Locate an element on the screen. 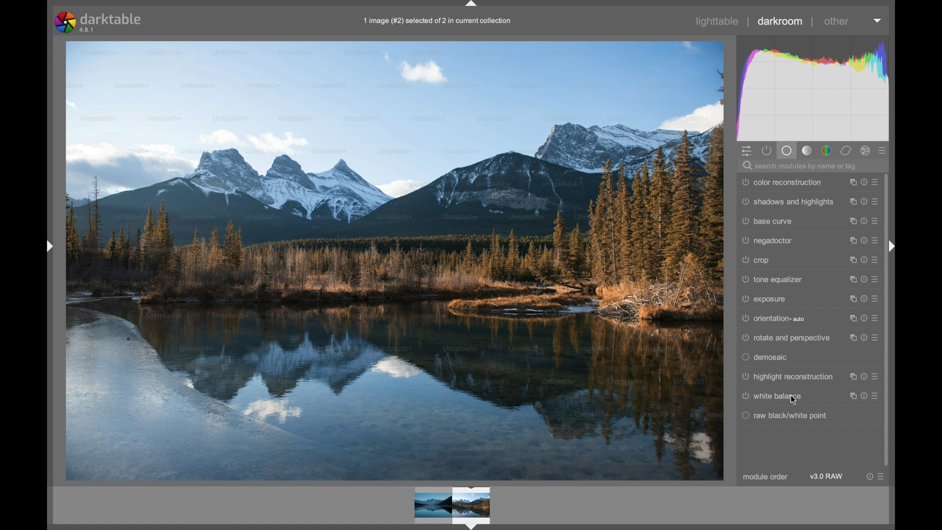 The height and width of the screenshot is (530, 942). color reconstruction is located at coordinates (781, 182).